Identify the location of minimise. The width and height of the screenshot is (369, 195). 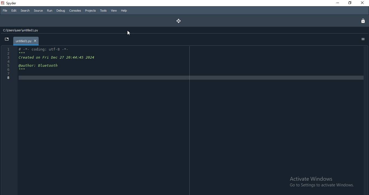
(336, 3).